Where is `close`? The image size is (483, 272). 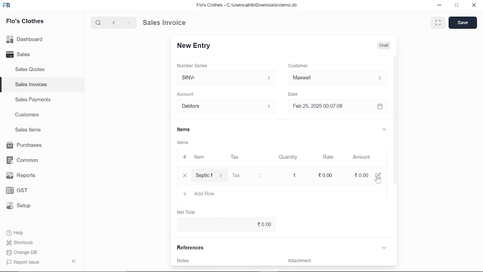 close is located at coordinates (473, 5).